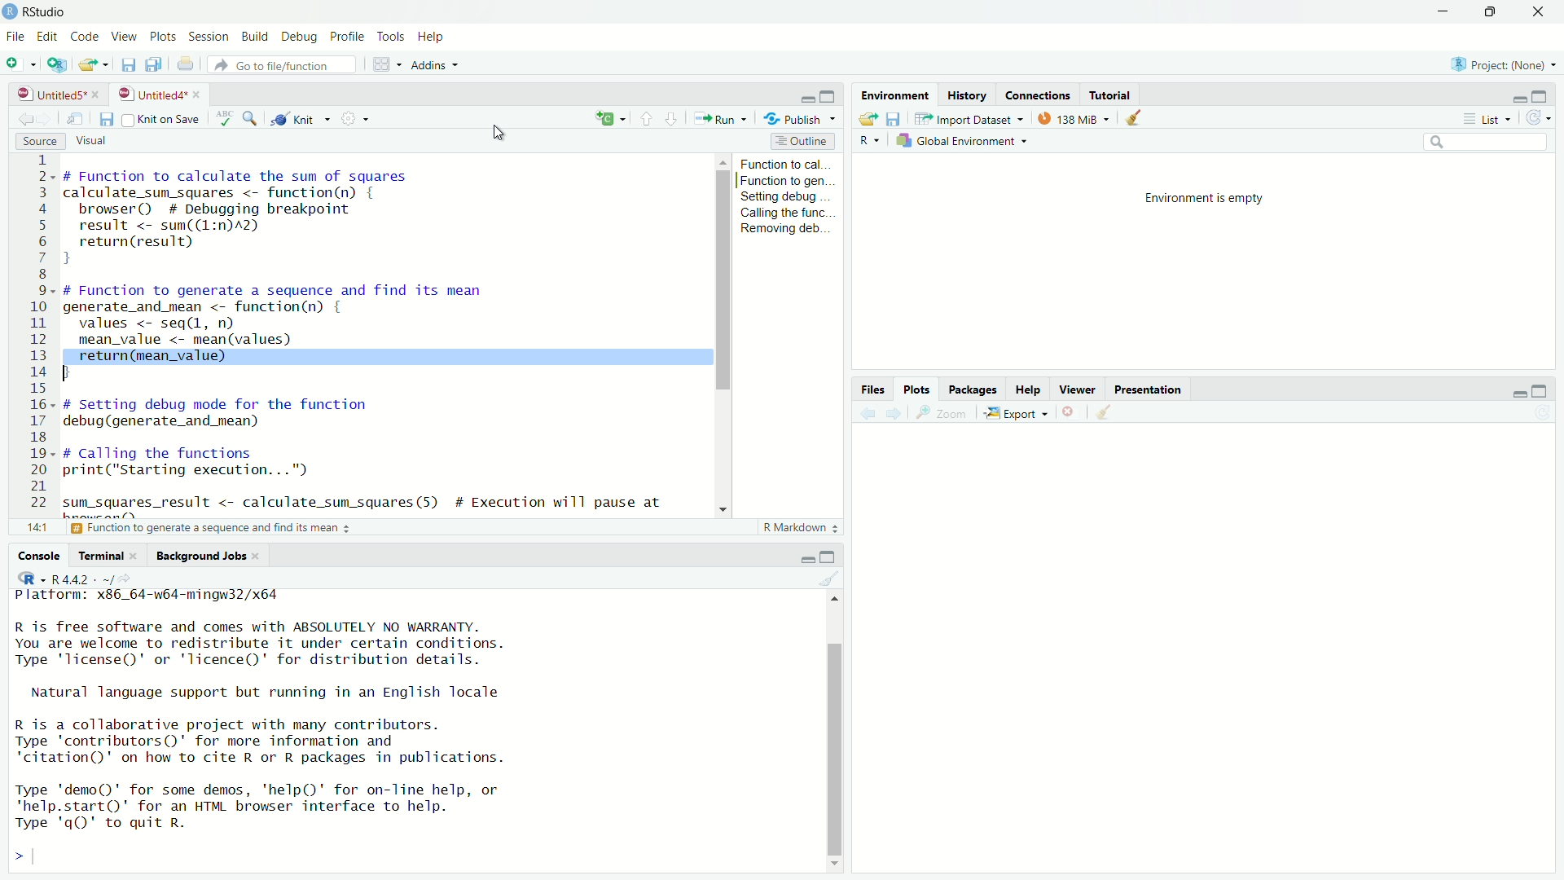  What do you see at coordinates (723, 118) in the screenshot?
I see `run the current line/selection` at bounding box center [723, 118].